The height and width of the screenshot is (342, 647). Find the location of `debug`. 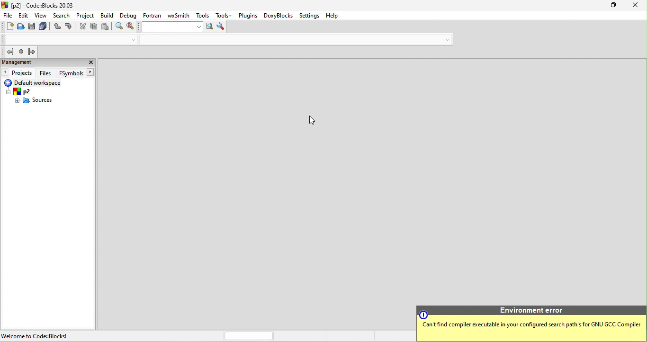

debug is located at coordinates (129, 16).